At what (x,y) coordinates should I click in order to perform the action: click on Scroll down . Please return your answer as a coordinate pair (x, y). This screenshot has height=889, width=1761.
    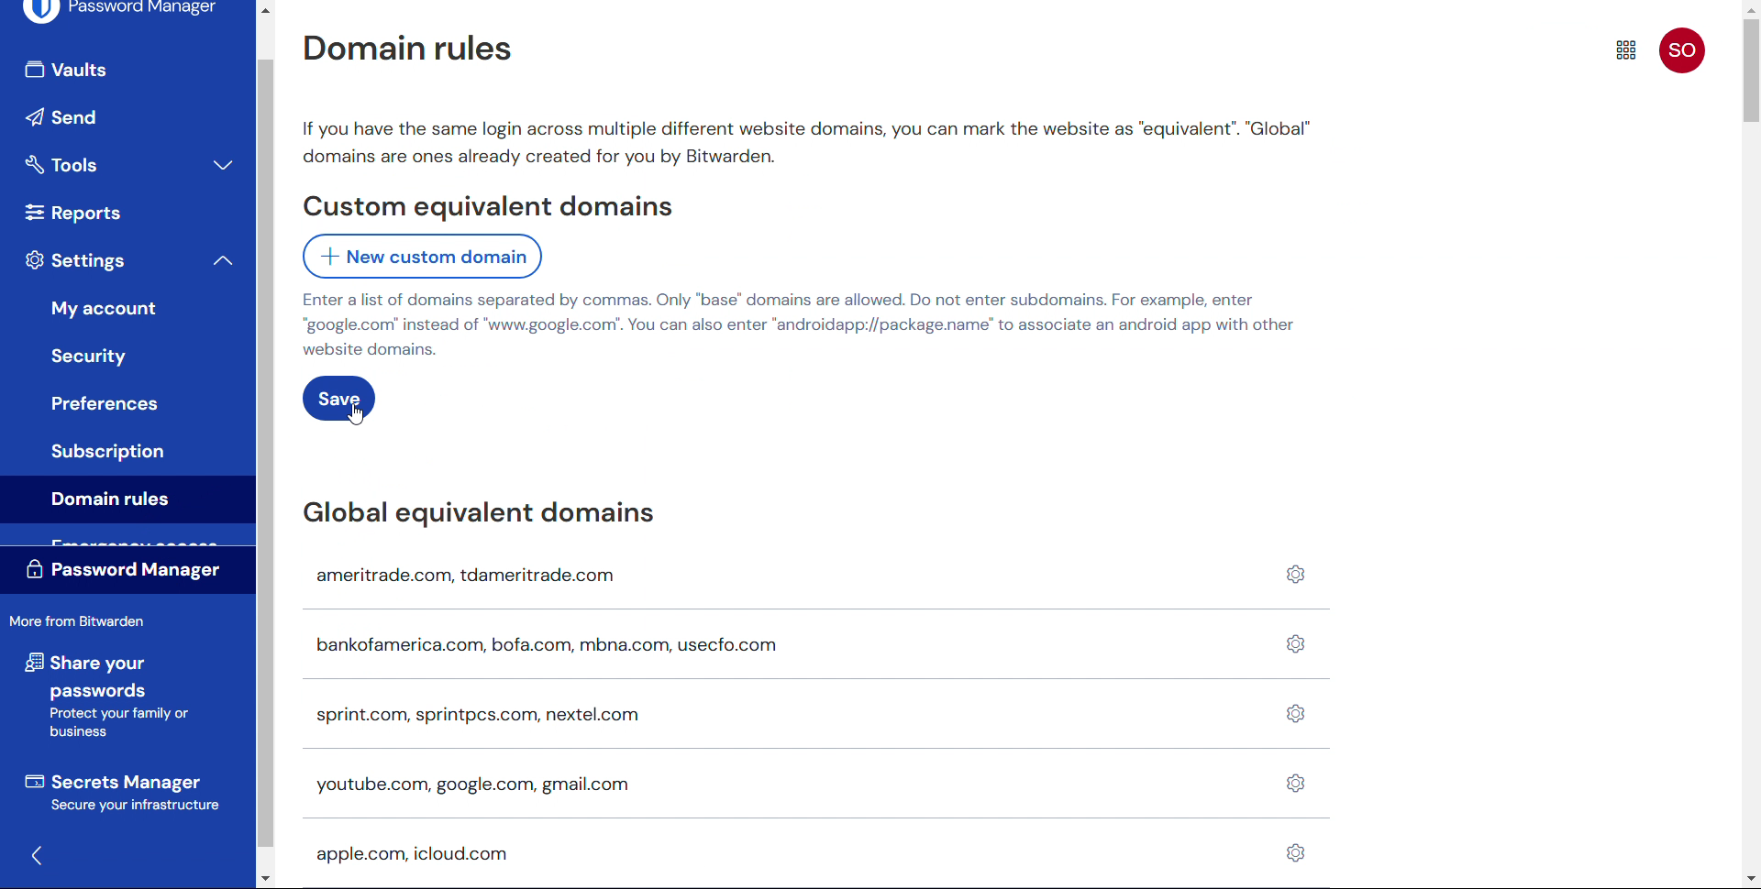
    Looking at the image, I should click on (1750, 880).